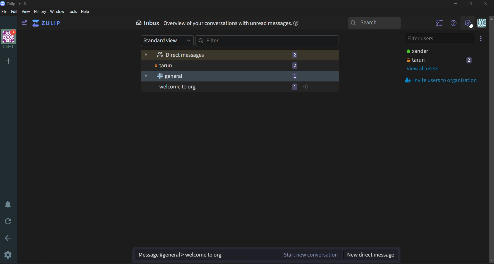 The width and height of the screenshot is (494, 264). I want to click on 1 message, so click(293, 86).